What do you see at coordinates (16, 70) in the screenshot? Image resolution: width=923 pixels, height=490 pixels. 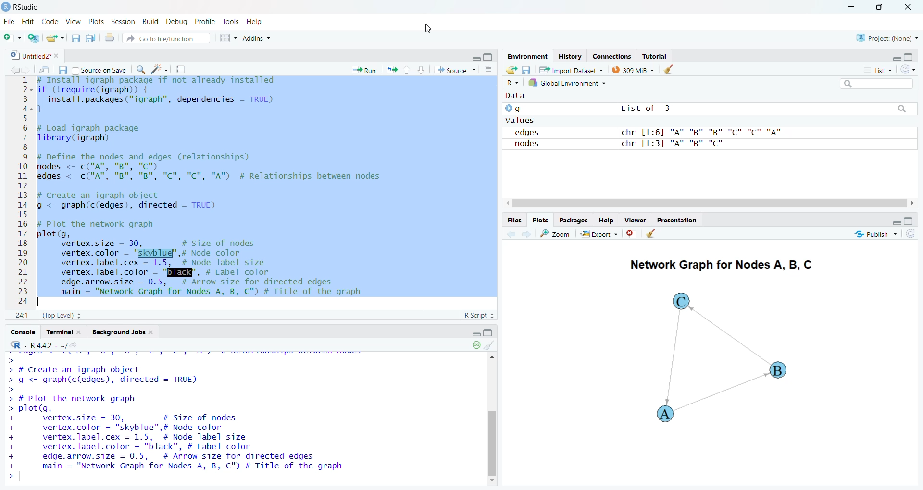 I see `back` at bounding box center [16, 70].